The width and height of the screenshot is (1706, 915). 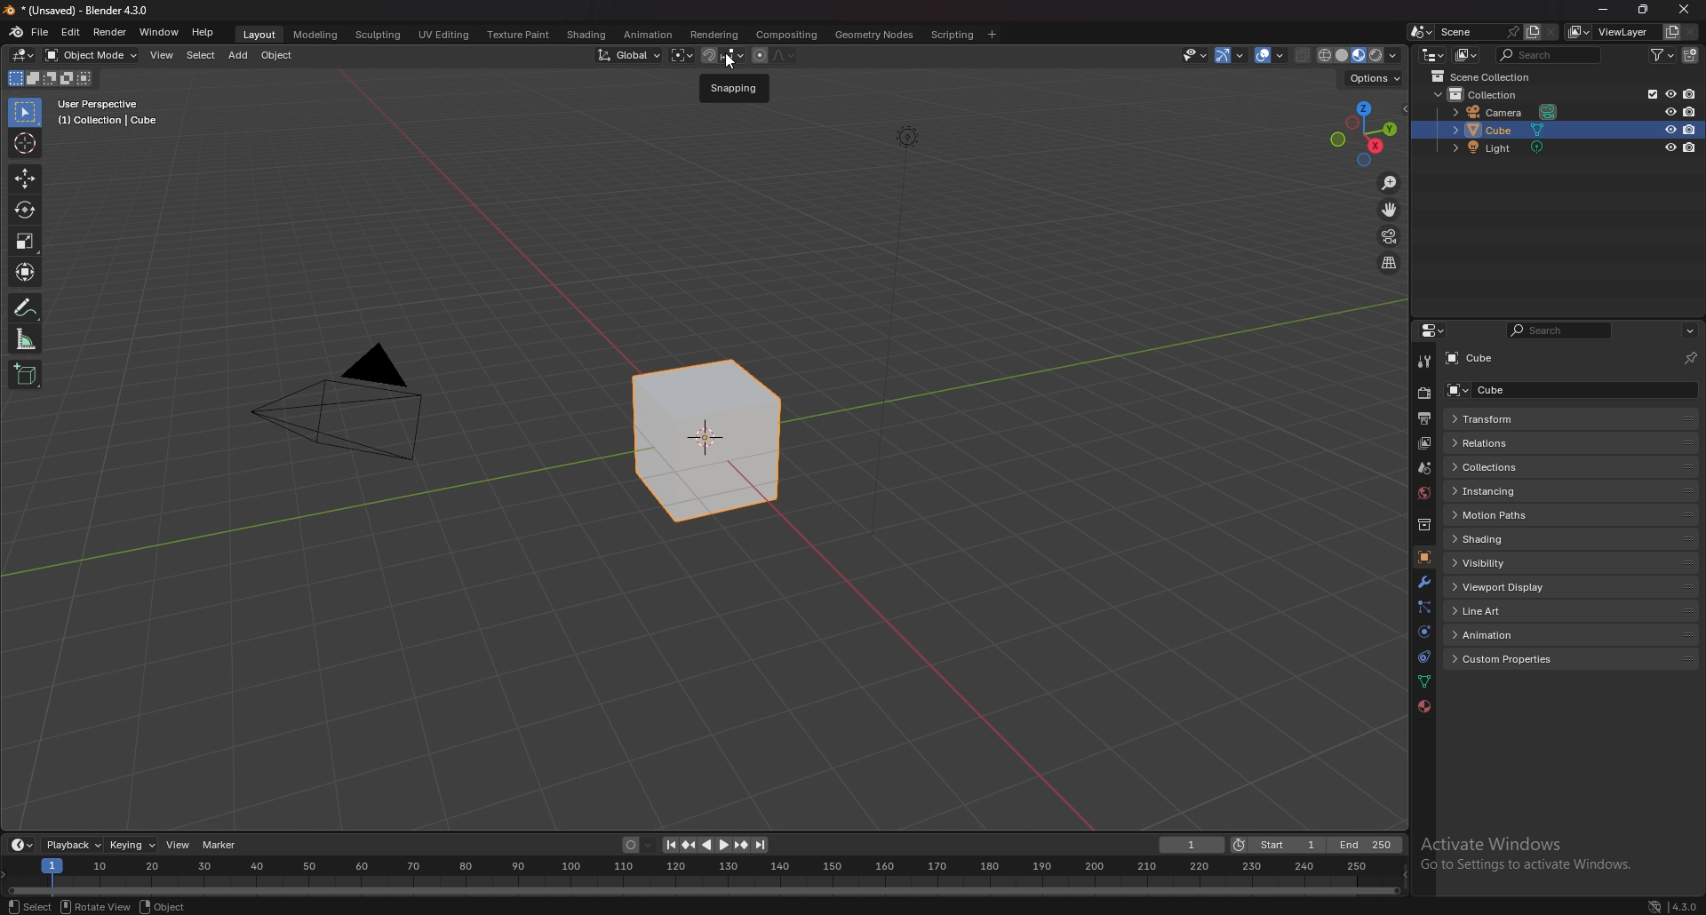 I want to click on editor type, so click(x=25, y=55).